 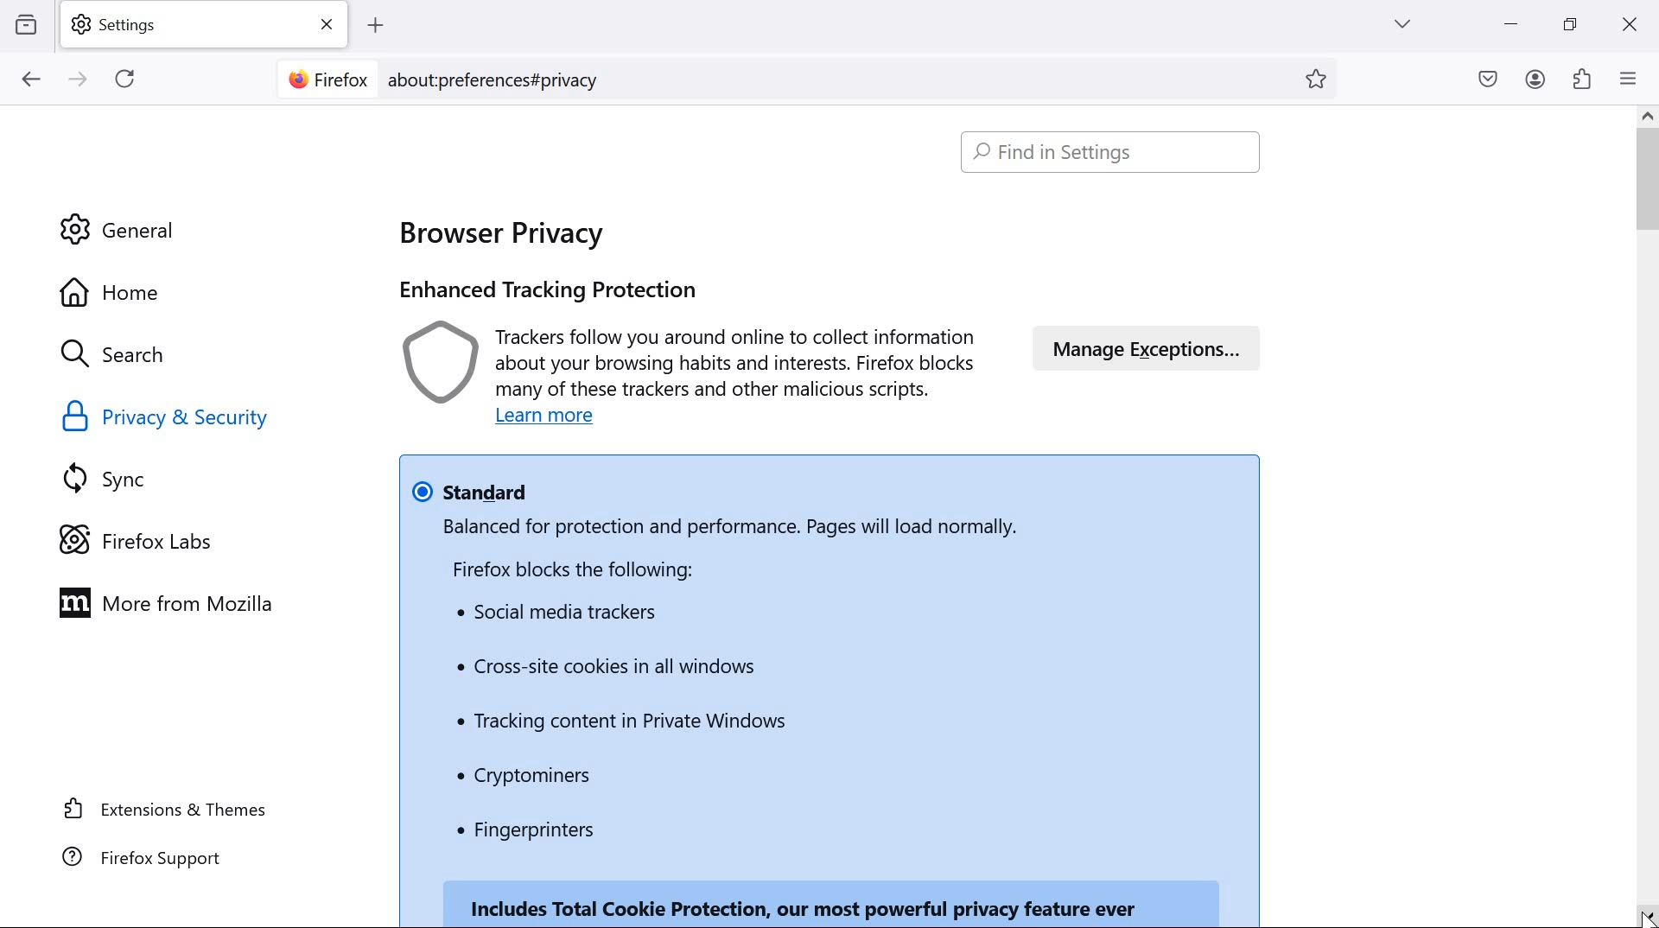 I want to click on settings, so click(x=208, y=25).